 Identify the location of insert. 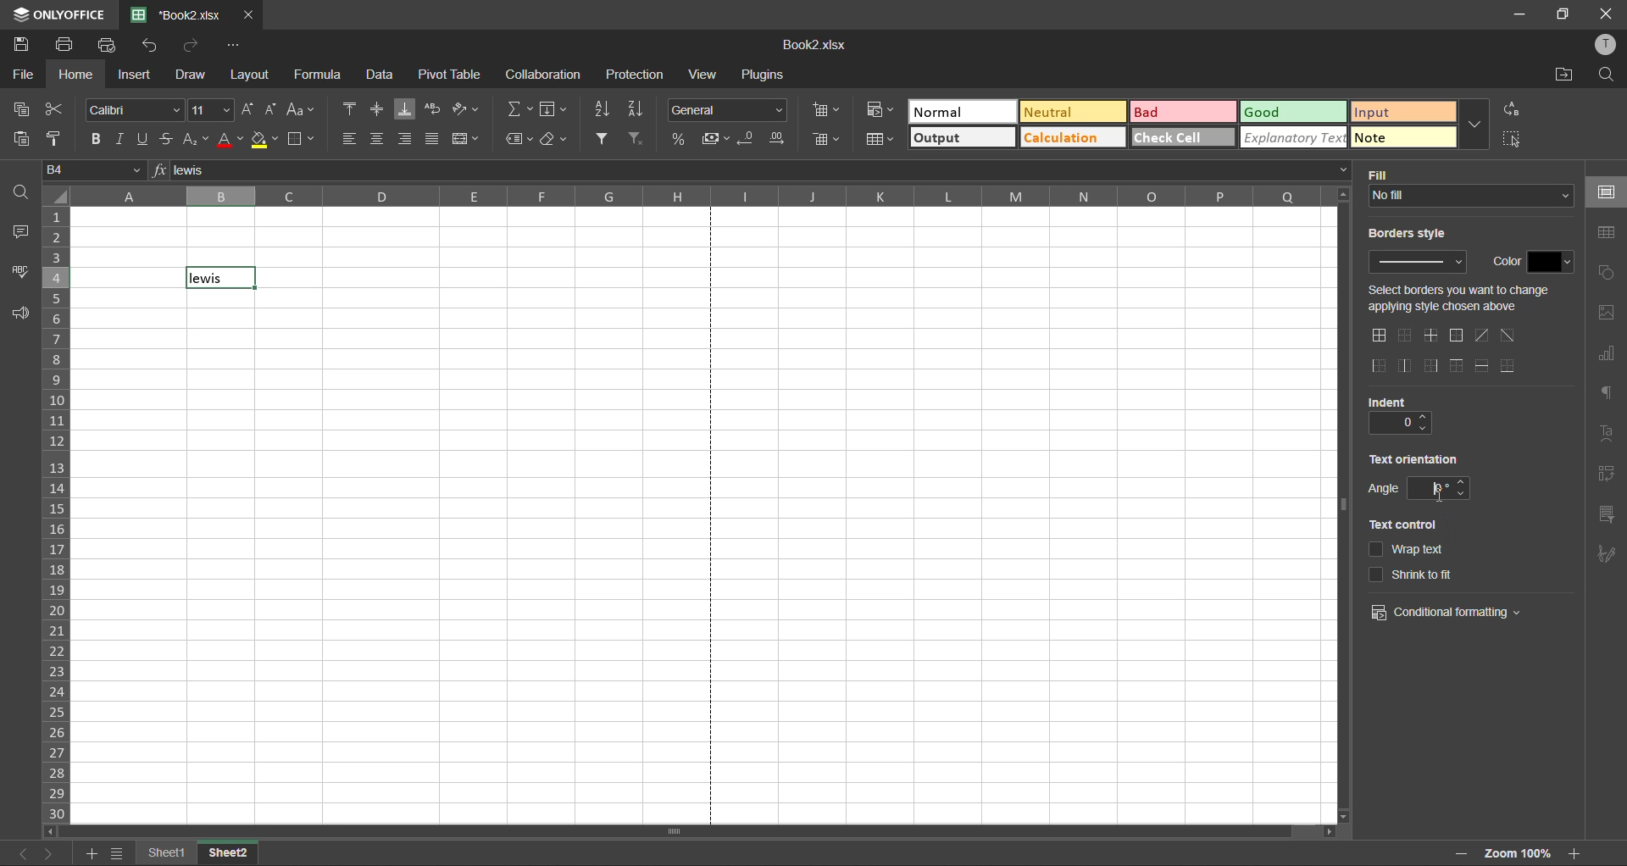
(137, 74).